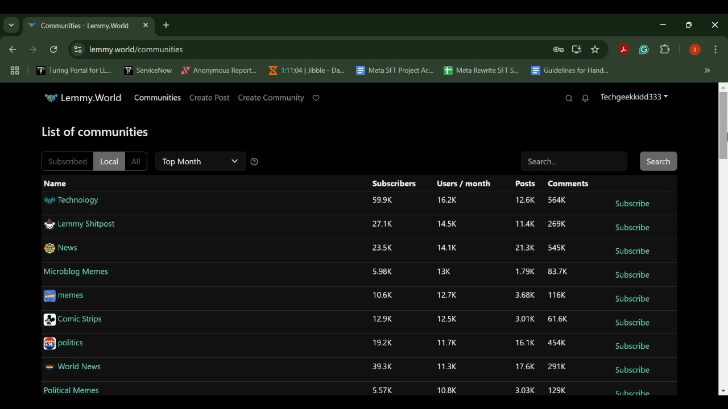  What do you see at coordinates (524, 183) in the screenshot?
I see `Posts` at bounding box center [524, 183].